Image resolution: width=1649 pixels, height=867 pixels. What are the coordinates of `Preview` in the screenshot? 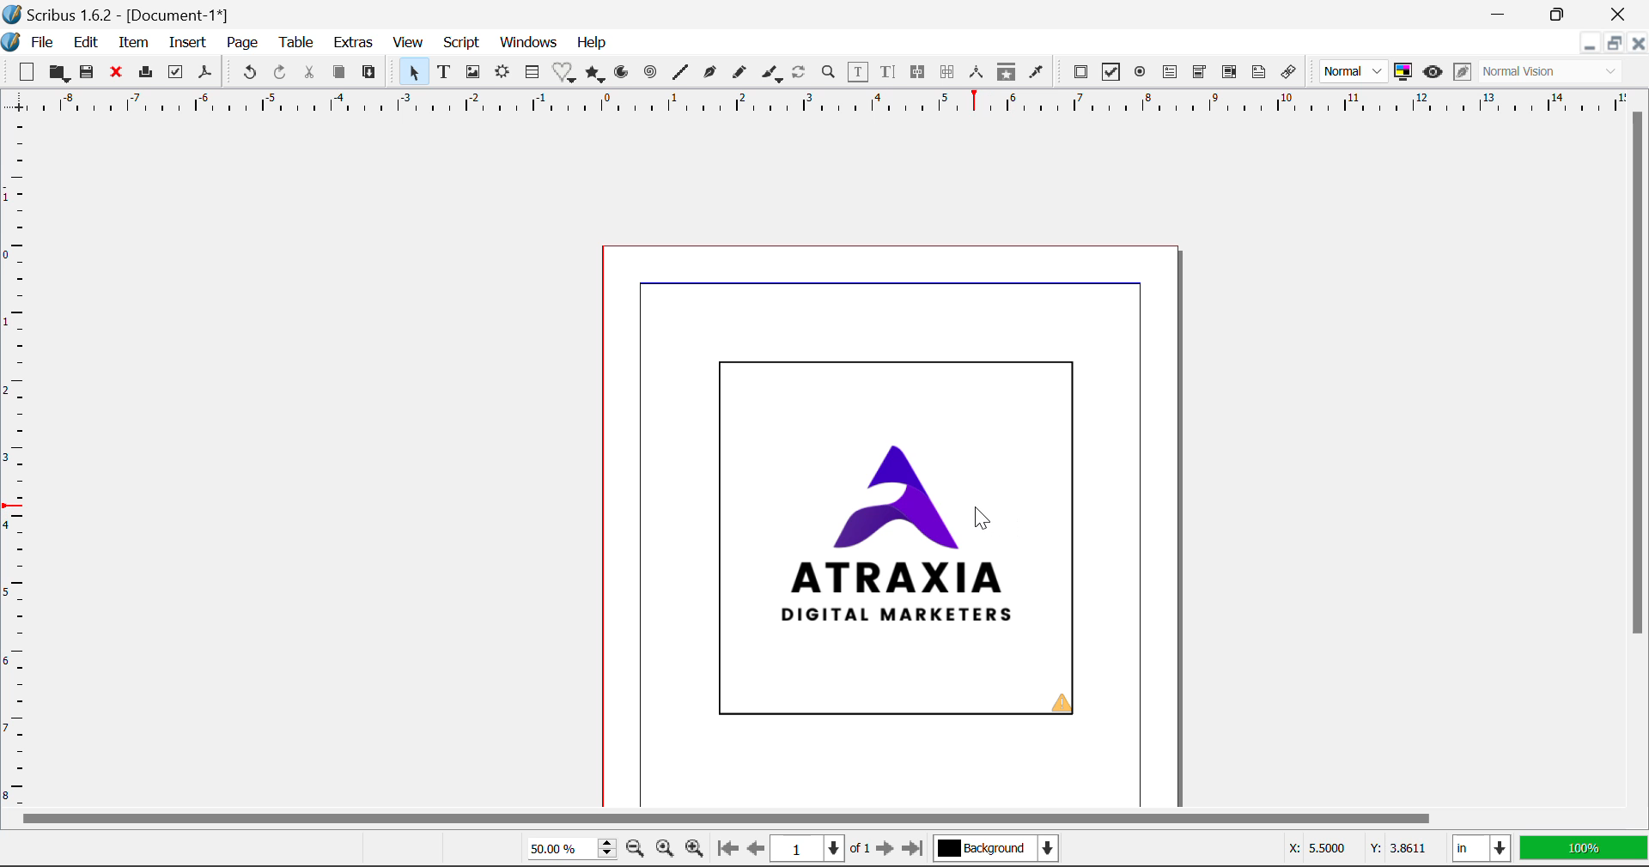 It's located at (1433, 70).